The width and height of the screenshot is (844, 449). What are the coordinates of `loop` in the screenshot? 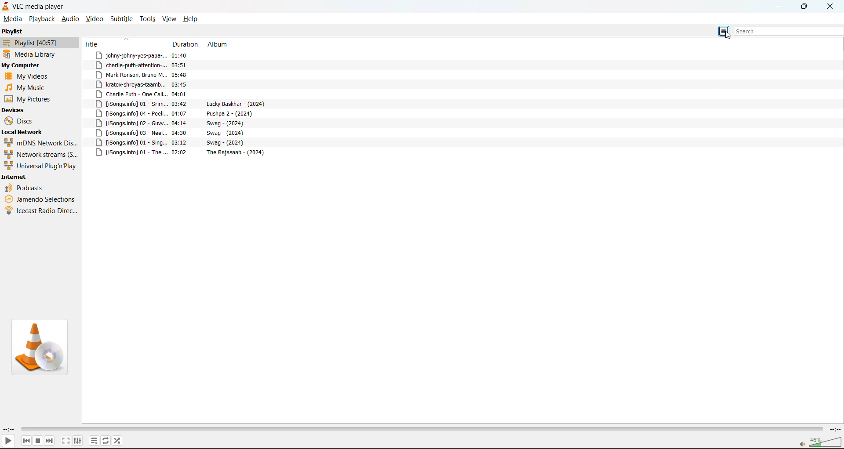 It's located at (104, 441).